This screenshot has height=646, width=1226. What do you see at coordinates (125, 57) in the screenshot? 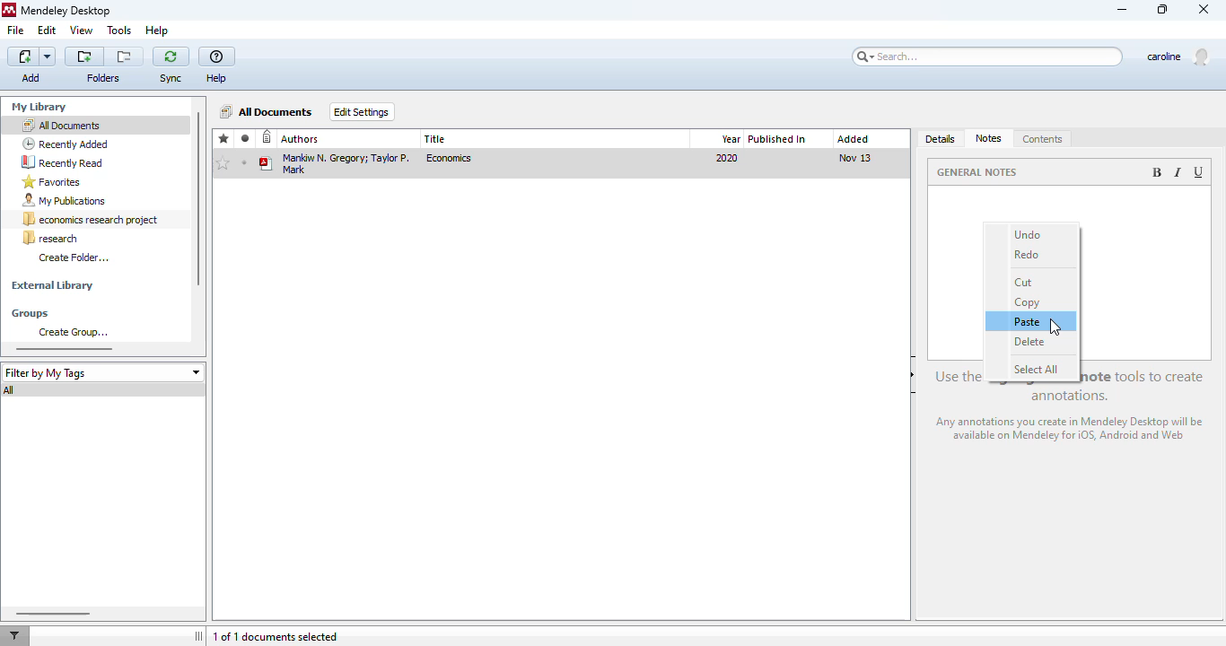
I see `remove the current folder` at bounding box center [125, 57].